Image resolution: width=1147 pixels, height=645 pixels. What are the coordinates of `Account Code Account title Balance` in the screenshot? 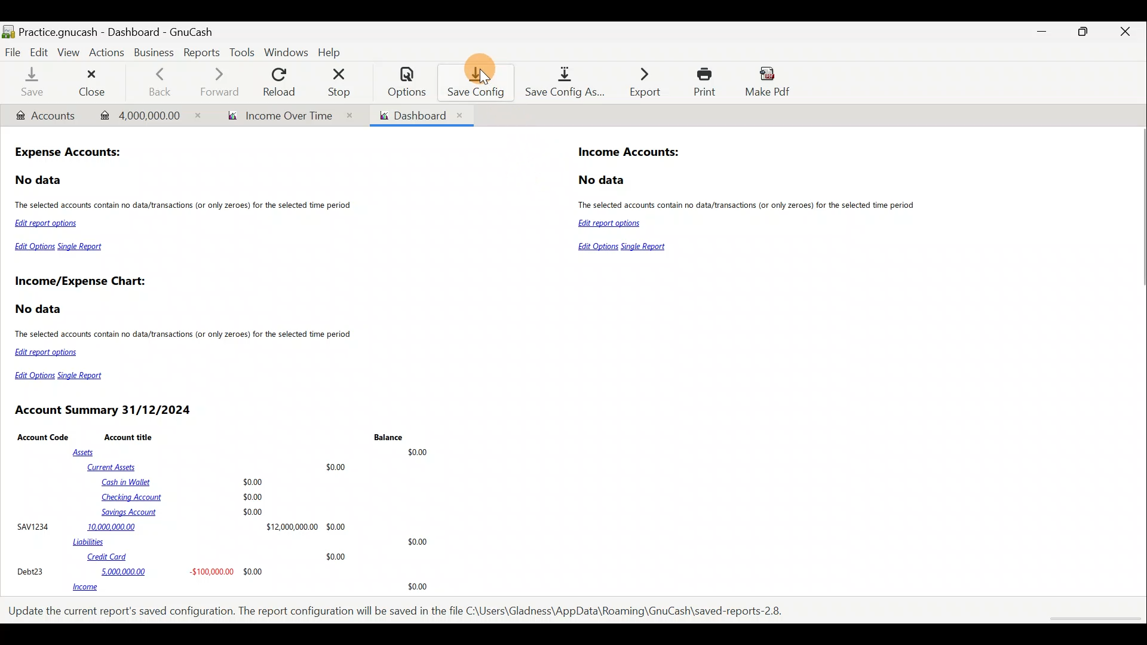 It's located at (213, 437).